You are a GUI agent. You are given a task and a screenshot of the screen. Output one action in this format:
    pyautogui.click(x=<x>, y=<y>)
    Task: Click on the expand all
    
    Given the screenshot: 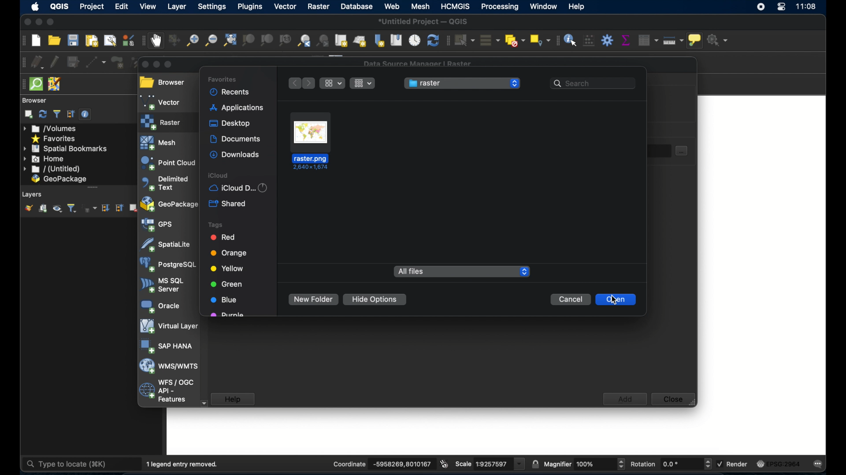 What is the action you would take?
    pyautogui.click(x=106, y=208)
    